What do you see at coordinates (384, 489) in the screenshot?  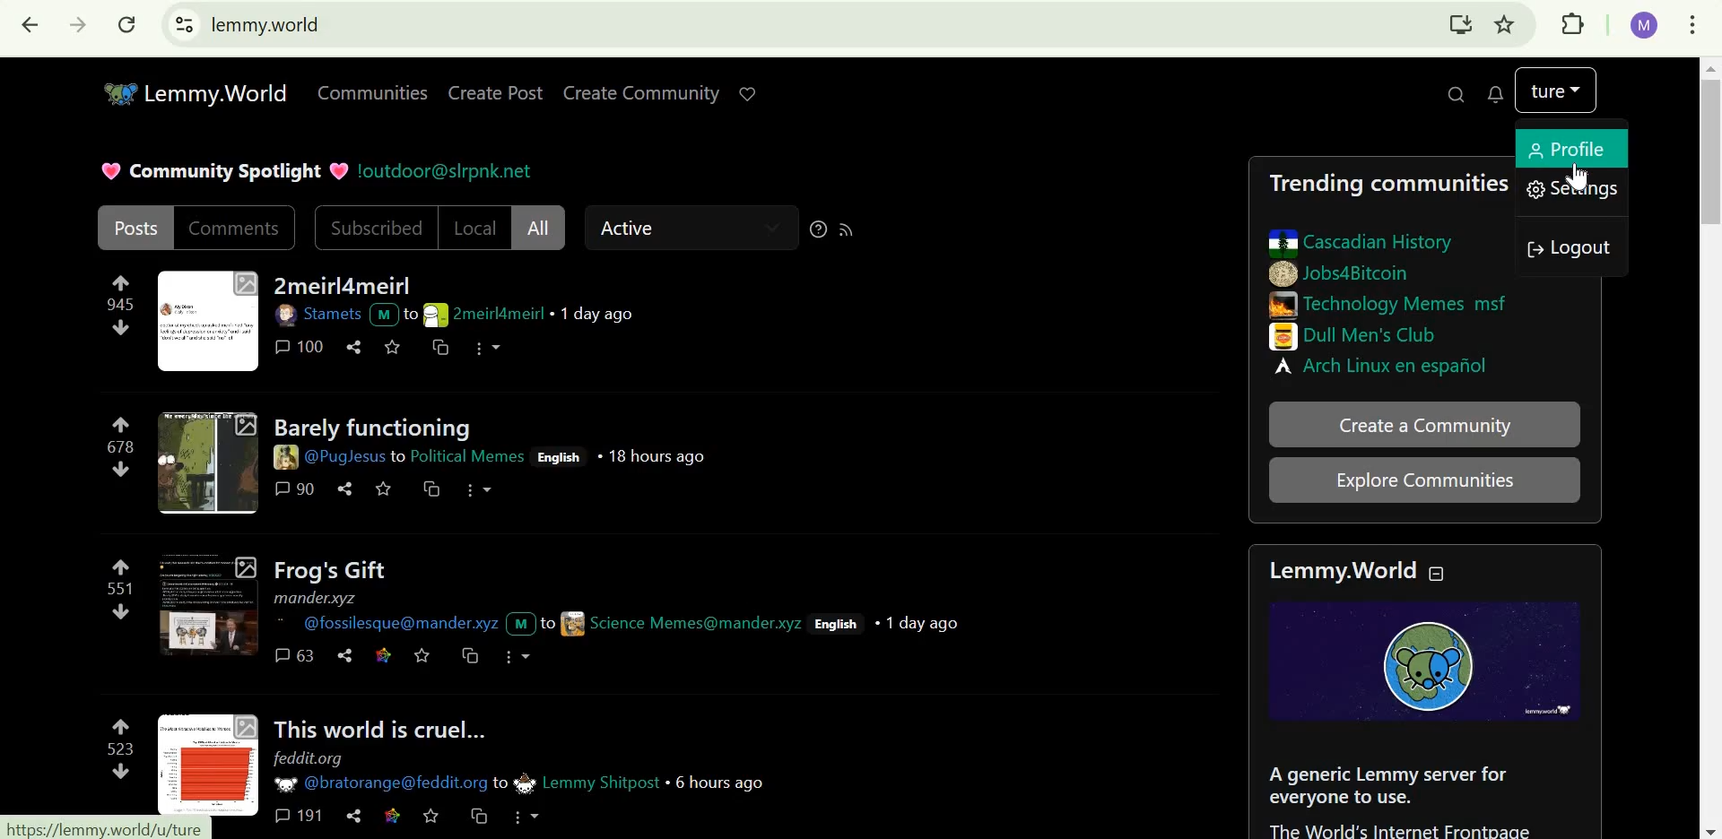 I see `save` at bounding box center [384, 489].